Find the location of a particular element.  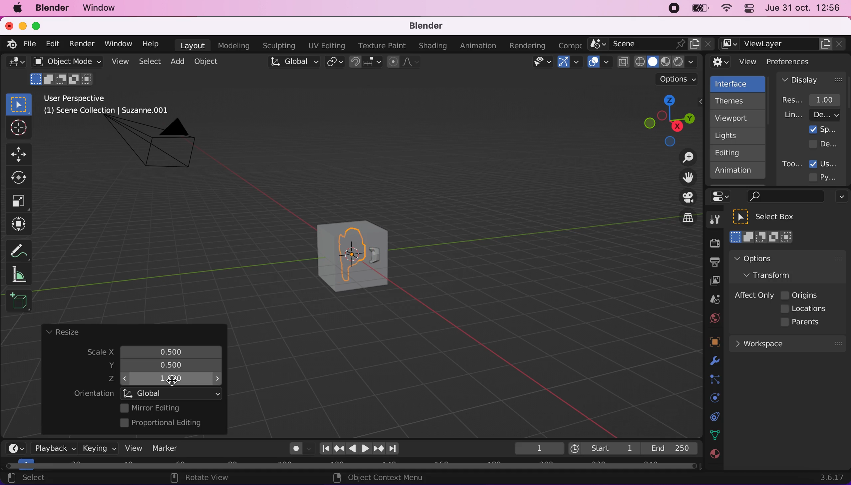

animation is located at coordinates (480, 46).